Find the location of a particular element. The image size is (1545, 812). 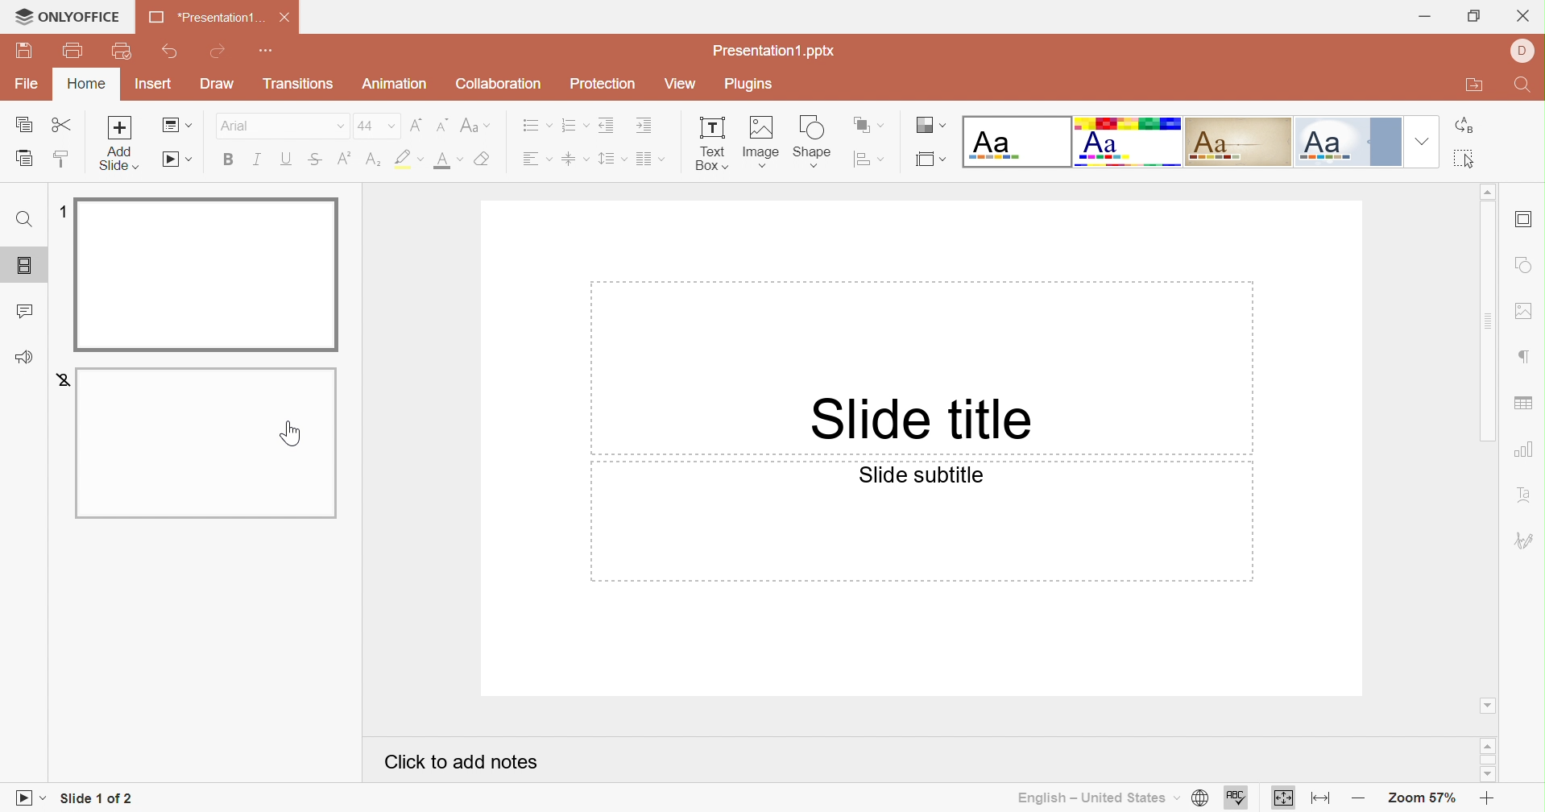

Hidden slide preview is located at coordinates (204, 445).